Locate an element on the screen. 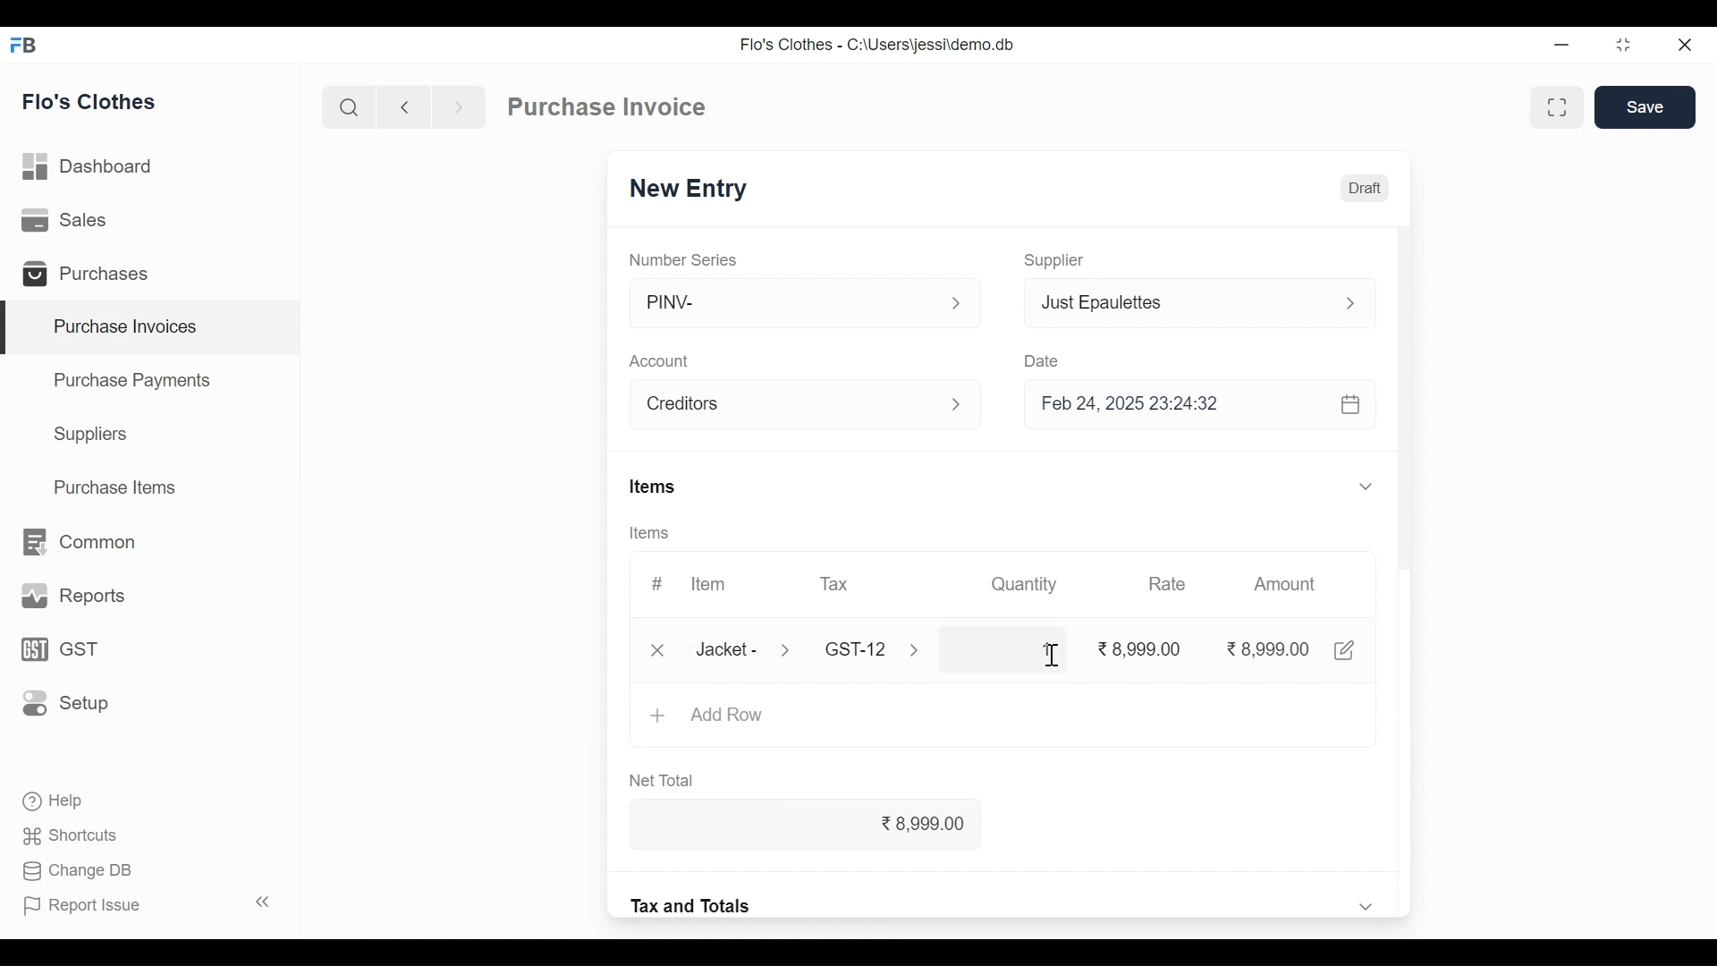 This screenshot has width=1717, height=966. Edit is located at coordinates (1345, 650).